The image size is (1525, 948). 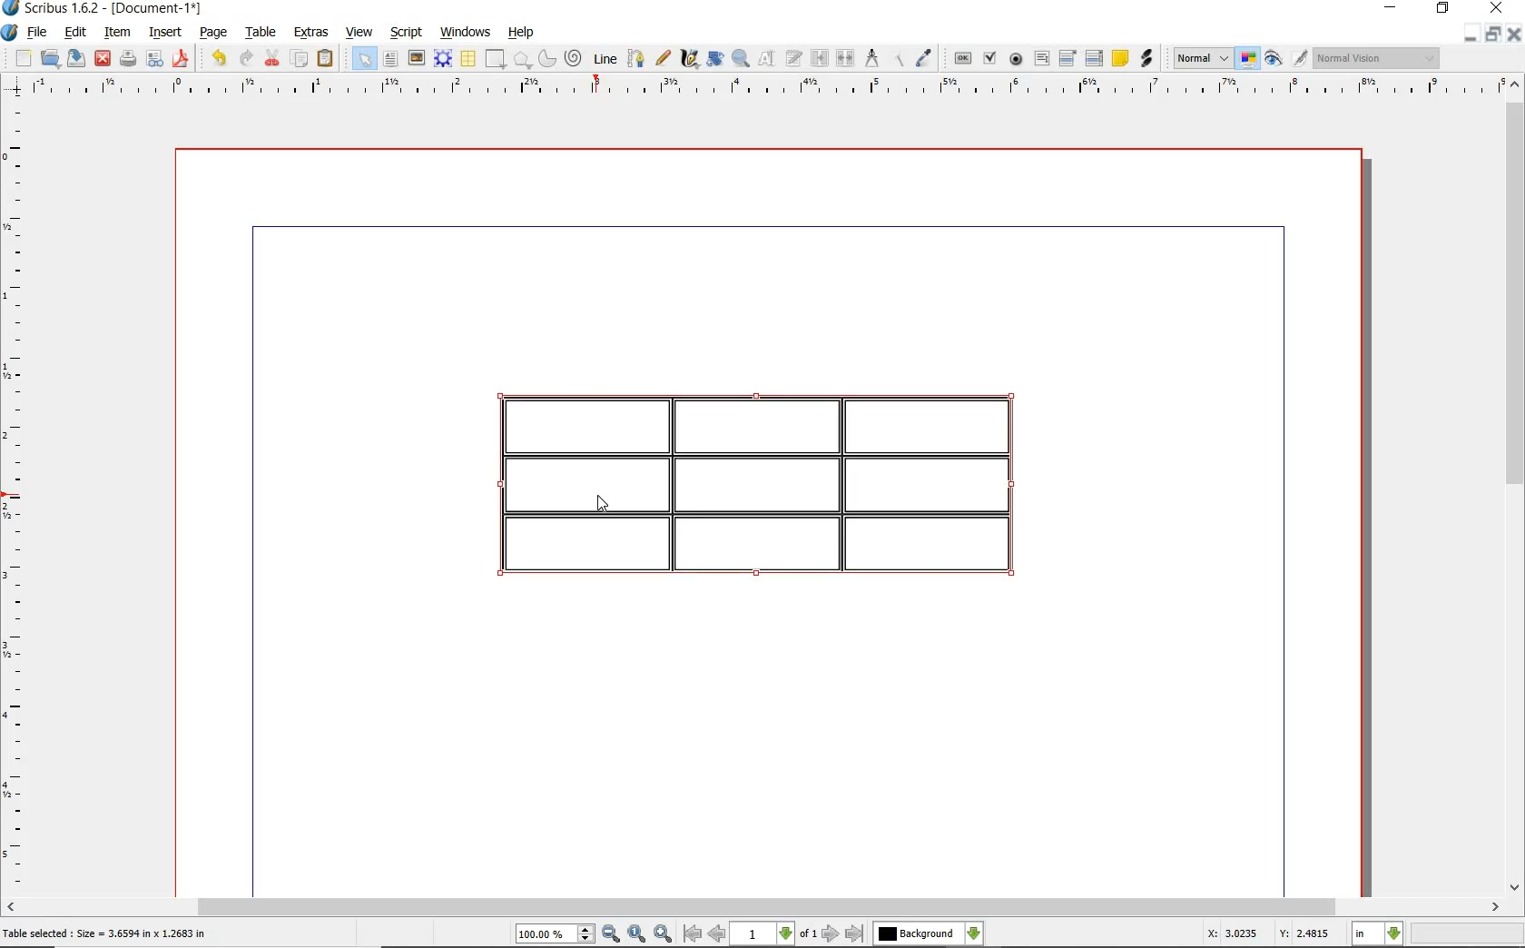 What do you see at coordinates (103, 58) in the screenshot?
I see `close` at bounding box center [103, 58].